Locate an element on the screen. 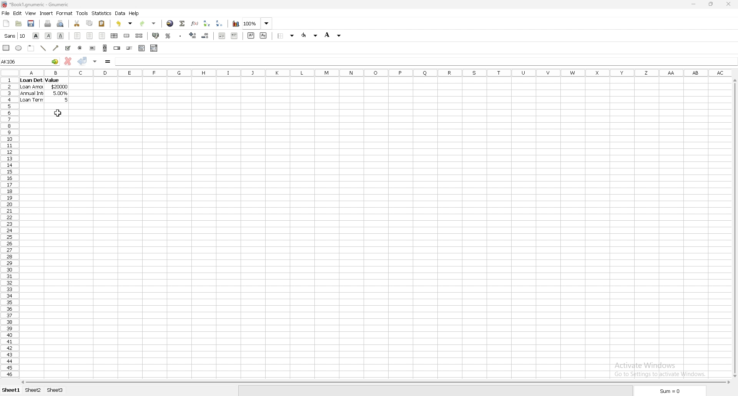 This screenshot has width=738, height=396. tools is located at coordinates (82, 13).